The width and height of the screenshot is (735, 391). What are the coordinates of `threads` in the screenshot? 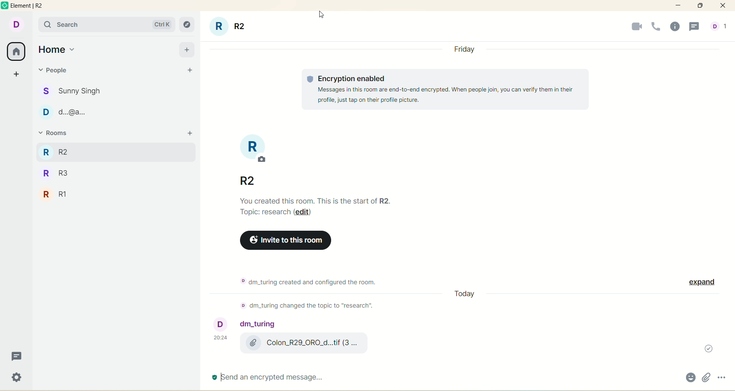 It's located at (696, 27).